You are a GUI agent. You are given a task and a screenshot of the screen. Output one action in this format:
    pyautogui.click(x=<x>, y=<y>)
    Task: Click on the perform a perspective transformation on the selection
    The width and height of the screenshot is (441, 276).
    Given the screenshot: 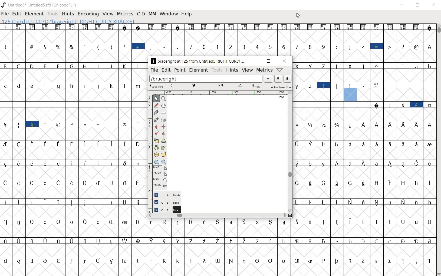 What is the action you would take?
    pyautogui.click(x=164, y=154)
    